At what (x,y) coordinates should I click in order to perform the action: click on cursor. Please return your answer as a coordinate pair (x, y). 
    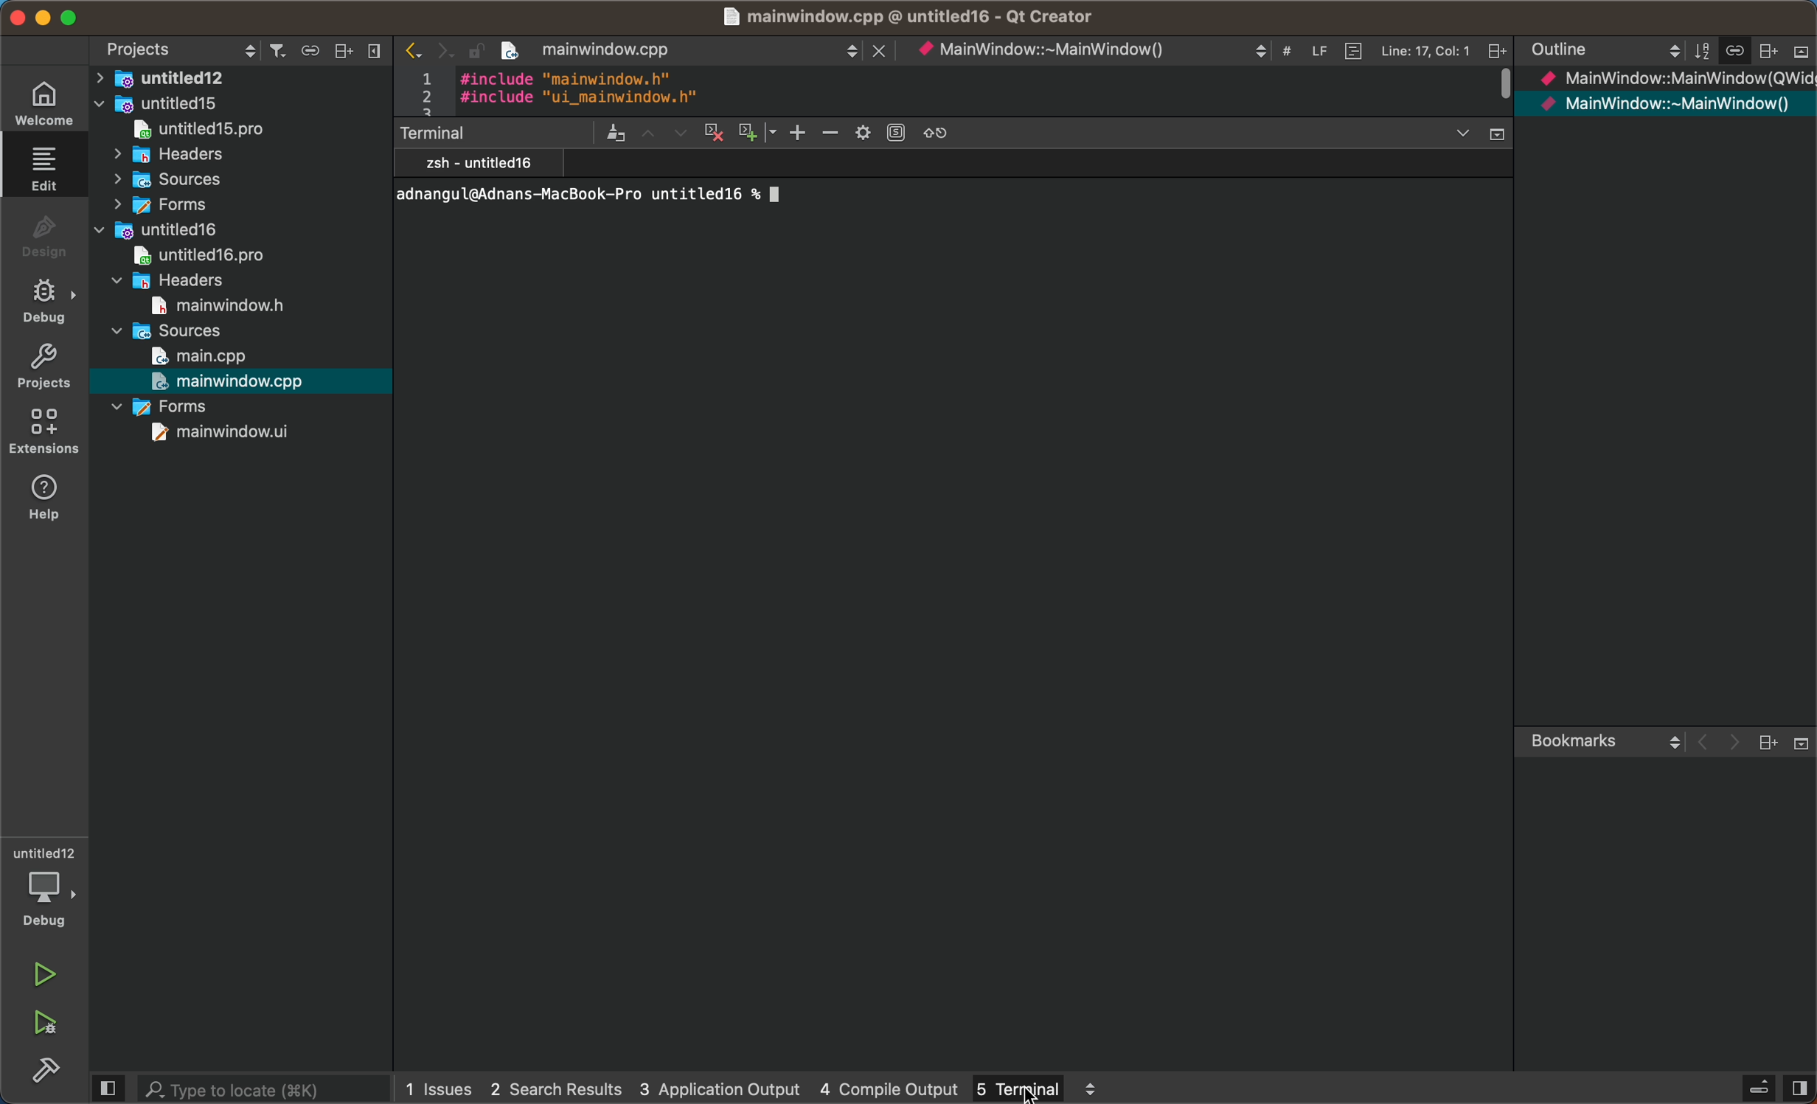
    Looking at the image, I should click on (1034, 1093).